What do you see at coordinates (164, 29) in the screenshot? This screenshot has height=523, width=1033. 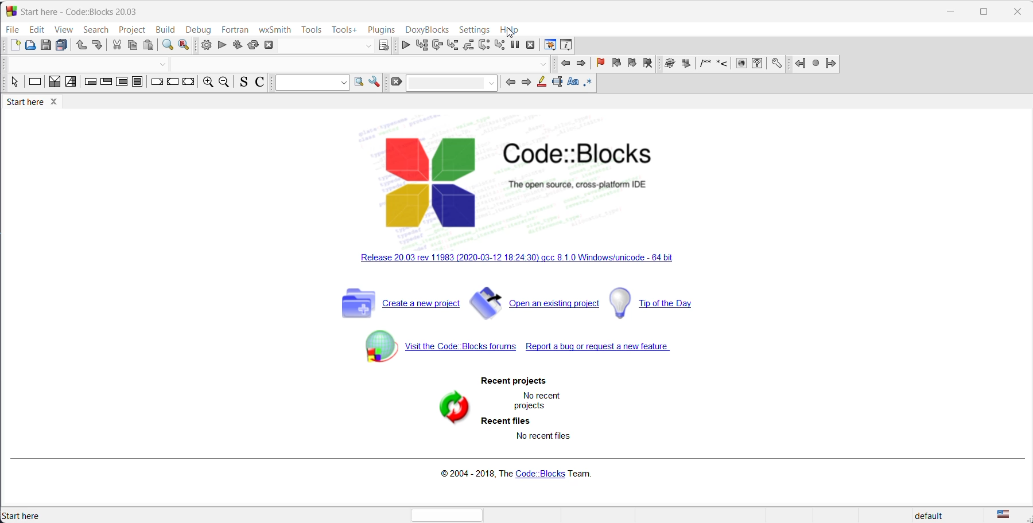 I see `build` at bounding box center [164, 29].